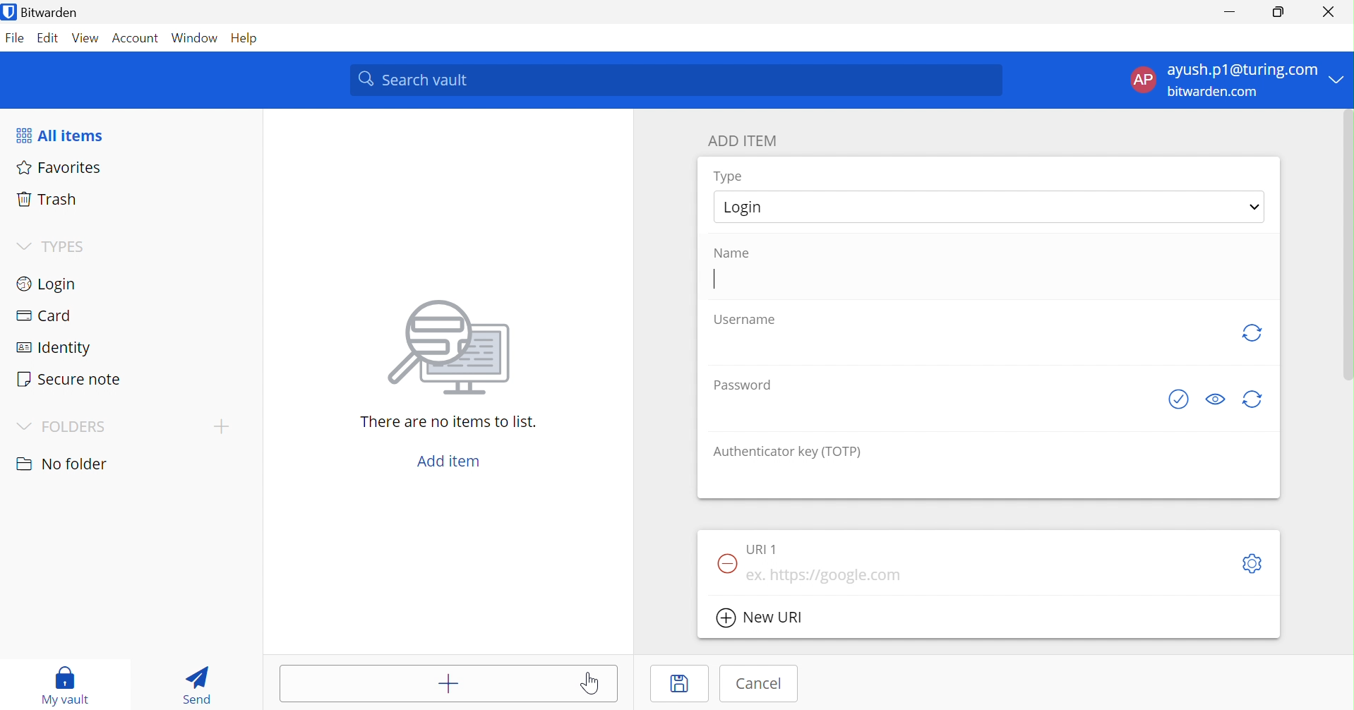 The width and height of the screenshot is (1354, 710). I want to click on Drop Down, so click(25, 427).